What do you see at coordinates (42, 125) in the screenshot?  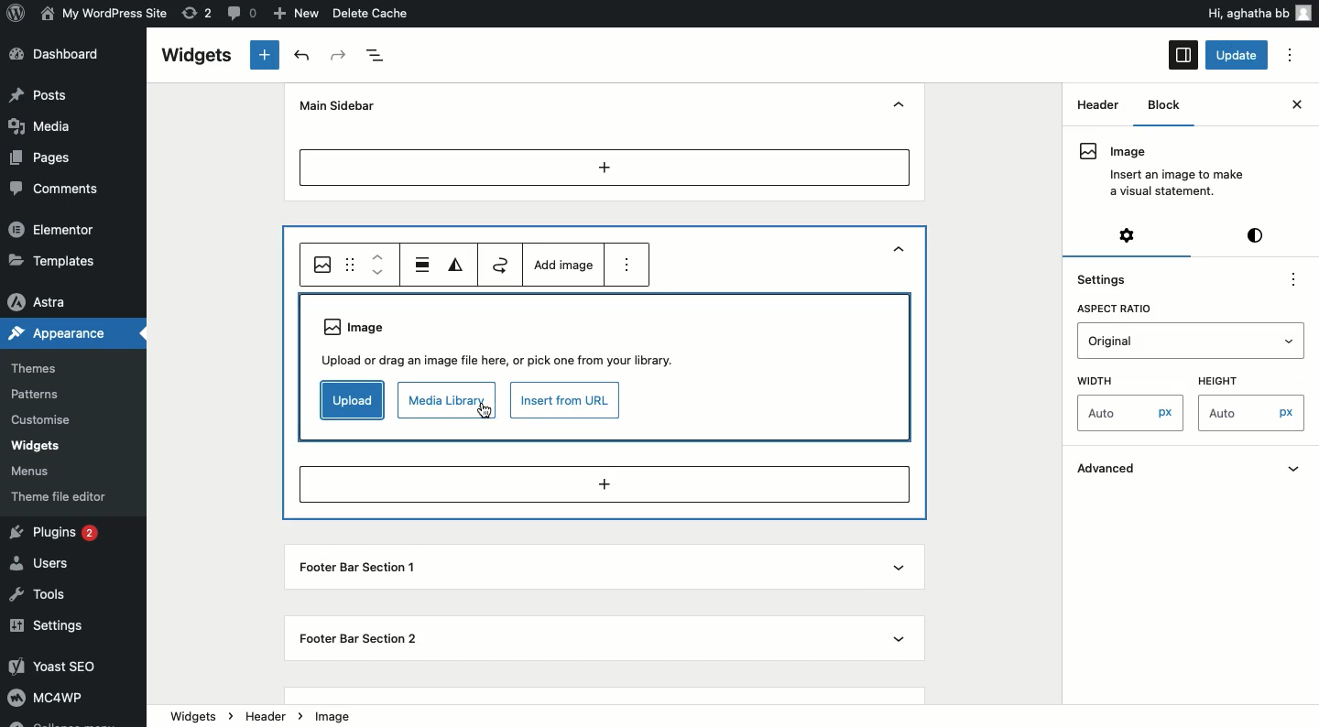 I see `Media` at bounding box center [42, 125].